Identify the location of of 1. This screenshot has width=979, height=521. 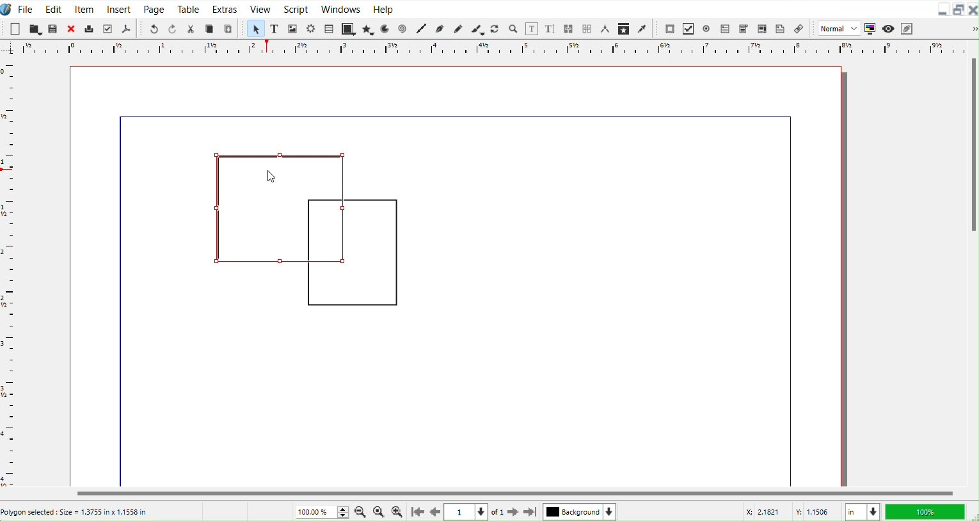
(497, 513).